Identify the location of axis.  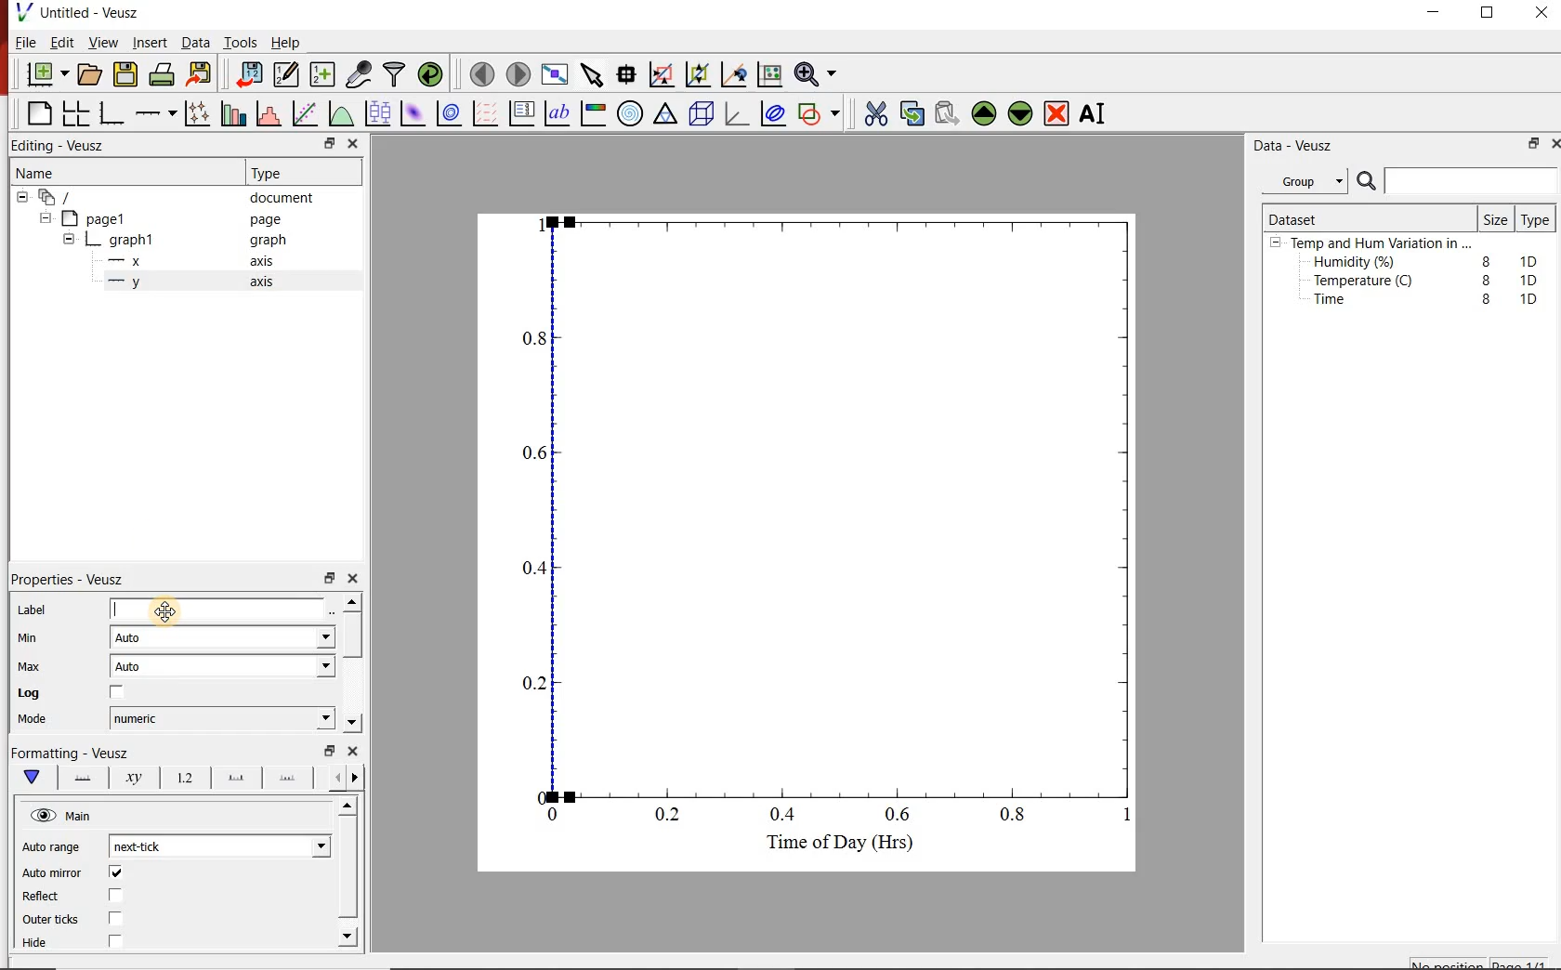
(266, 284).